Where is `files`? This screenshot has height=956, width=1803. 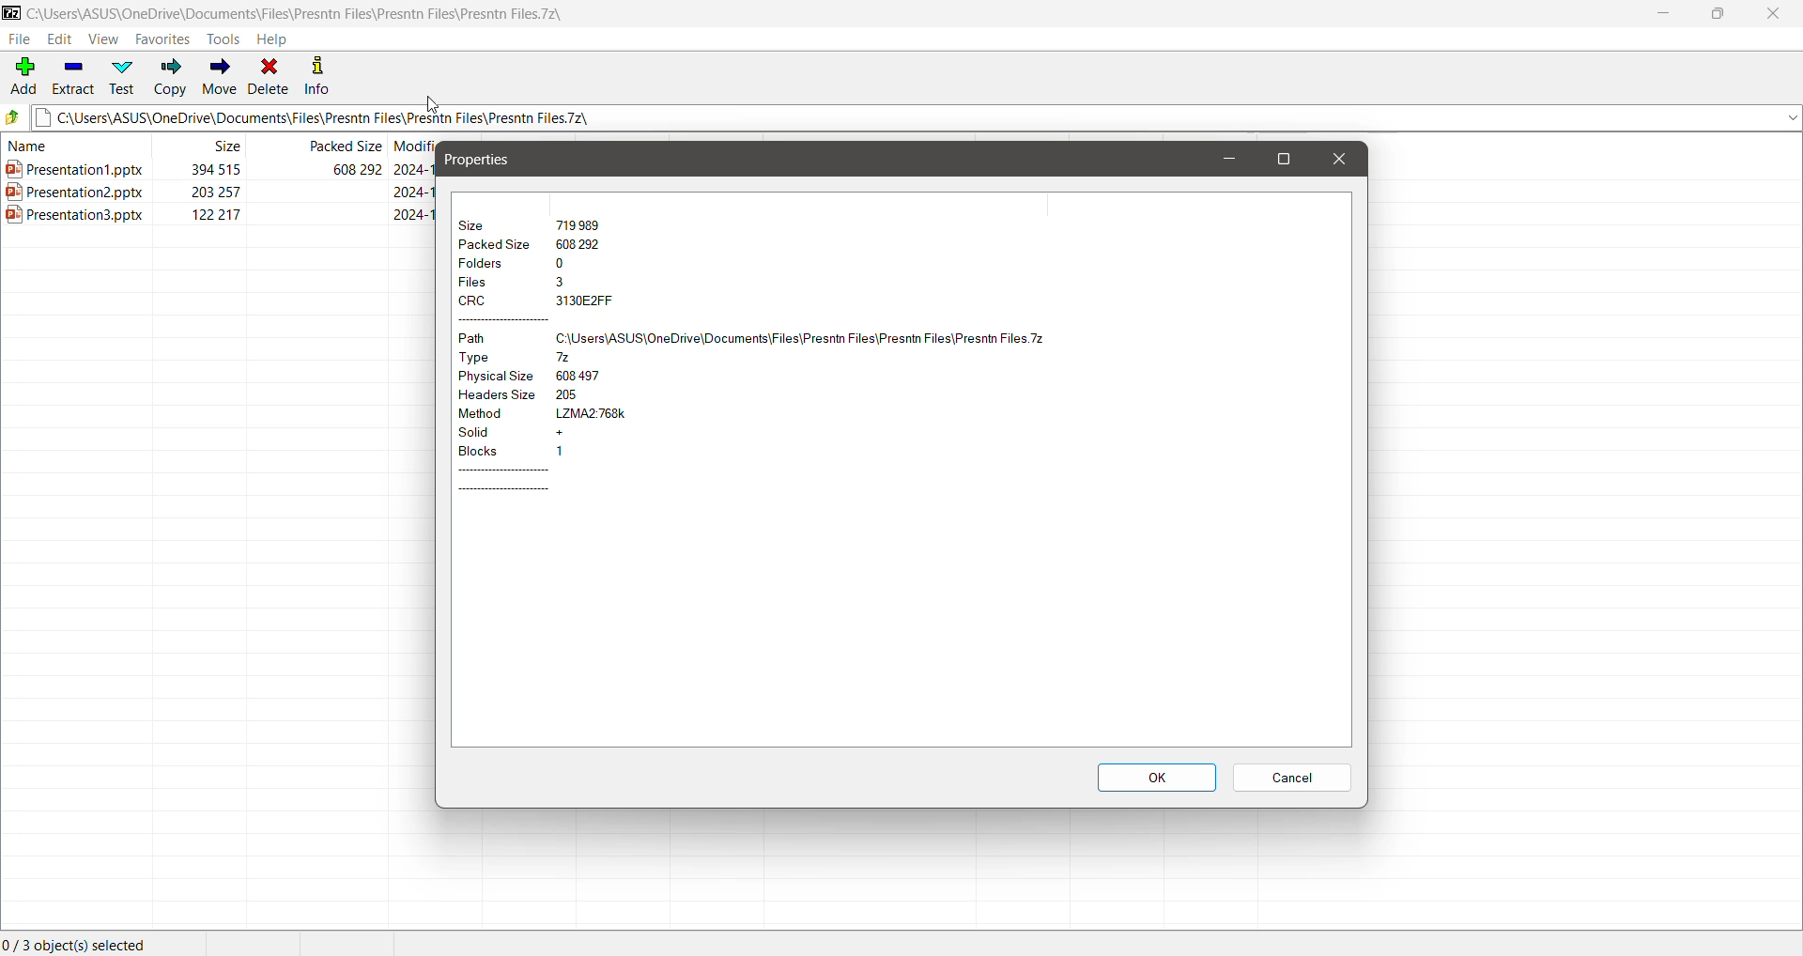 files is located at coordinates (489, 283).